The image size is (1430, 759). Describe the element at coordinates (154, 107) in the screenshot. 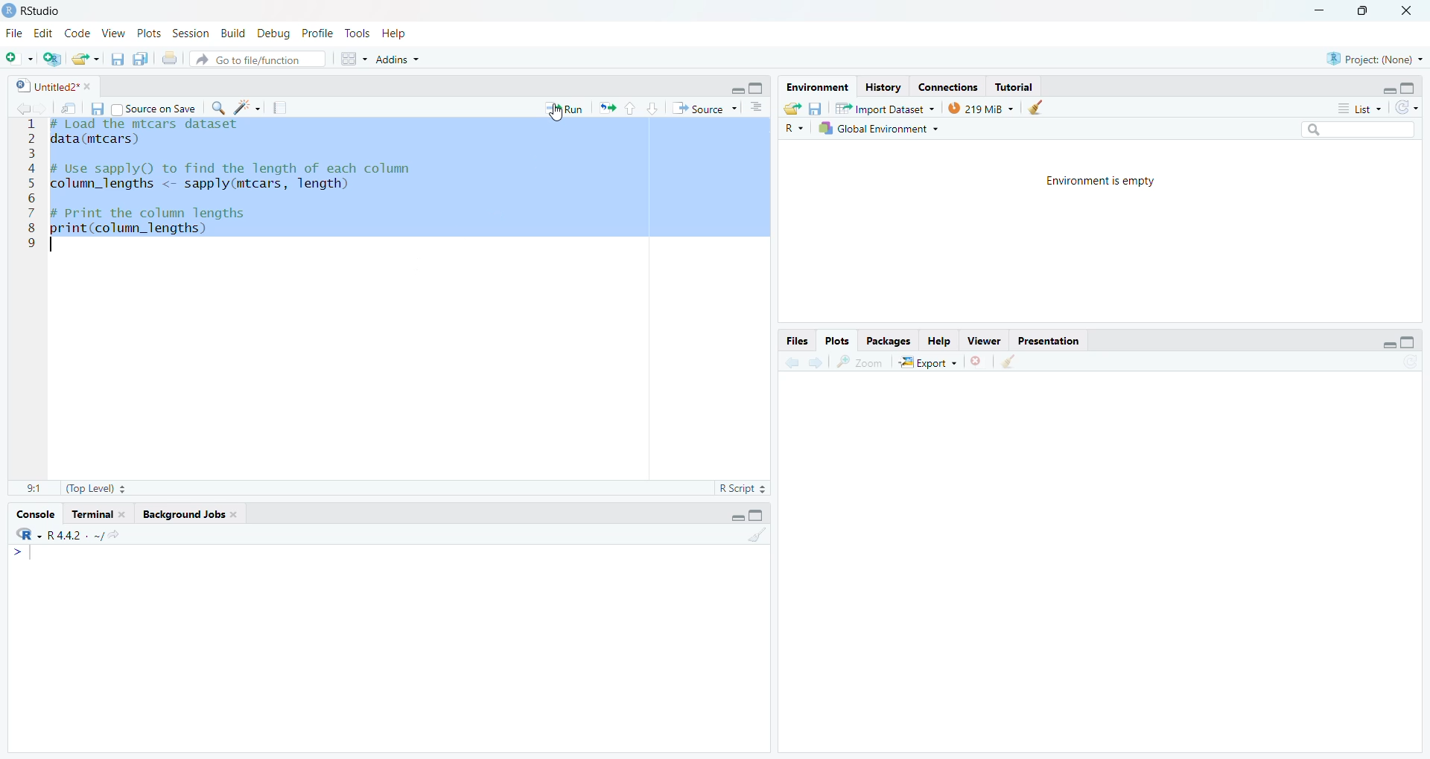

I see `Source on Save` at that location.